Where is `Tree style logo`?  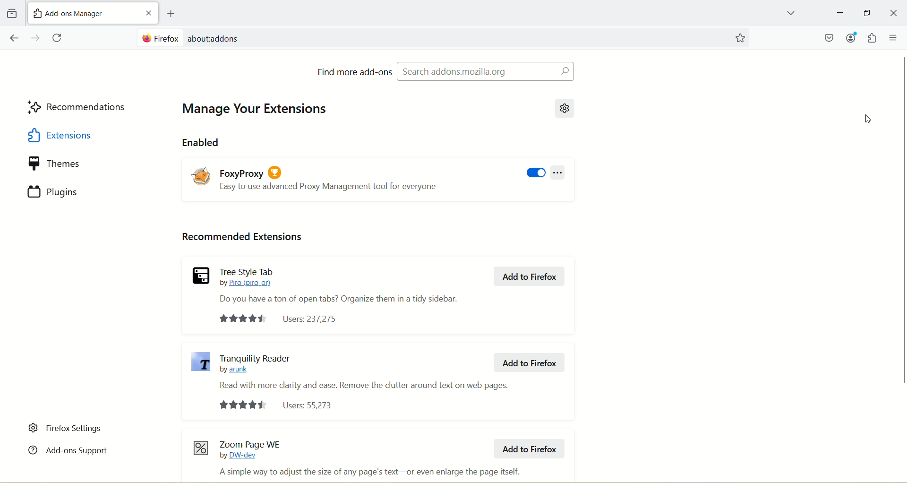
Tree style logo is located at coordinates (200, 275).